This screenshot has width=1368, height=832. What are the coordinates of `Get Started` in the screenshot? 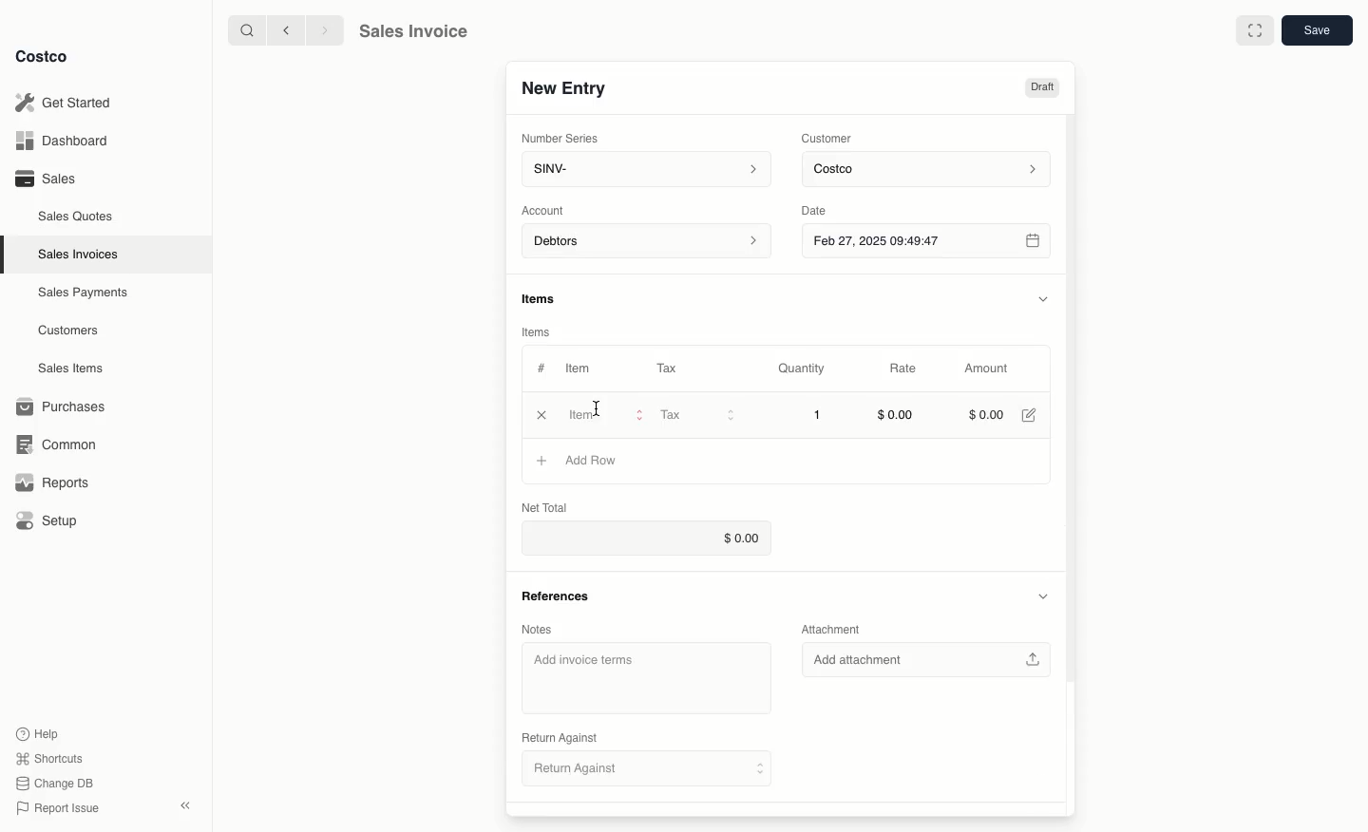 It's located at (66, 103).